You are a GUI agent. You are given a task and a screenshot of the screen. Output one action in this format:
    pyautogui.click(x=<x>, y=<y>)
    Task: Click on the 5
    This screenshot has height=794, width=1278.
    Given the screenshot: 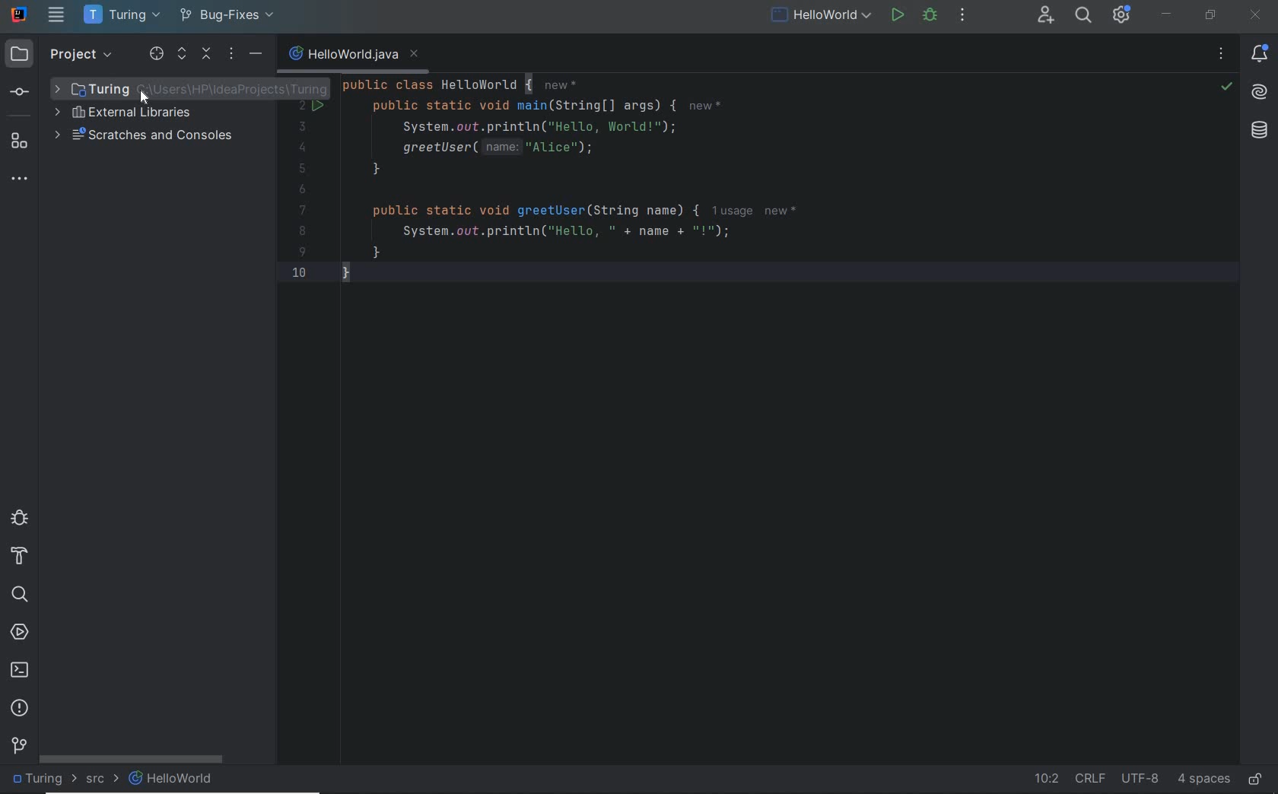 What is the action you would take?
    pyautogui.click(x=302, y=168)
    